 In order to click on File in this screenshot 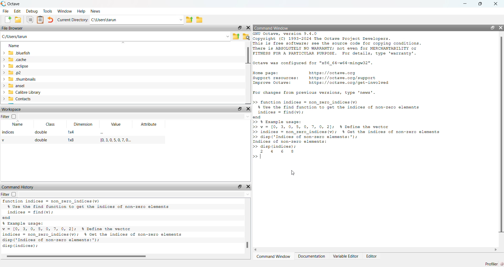, I will do `click(6, 12)`.